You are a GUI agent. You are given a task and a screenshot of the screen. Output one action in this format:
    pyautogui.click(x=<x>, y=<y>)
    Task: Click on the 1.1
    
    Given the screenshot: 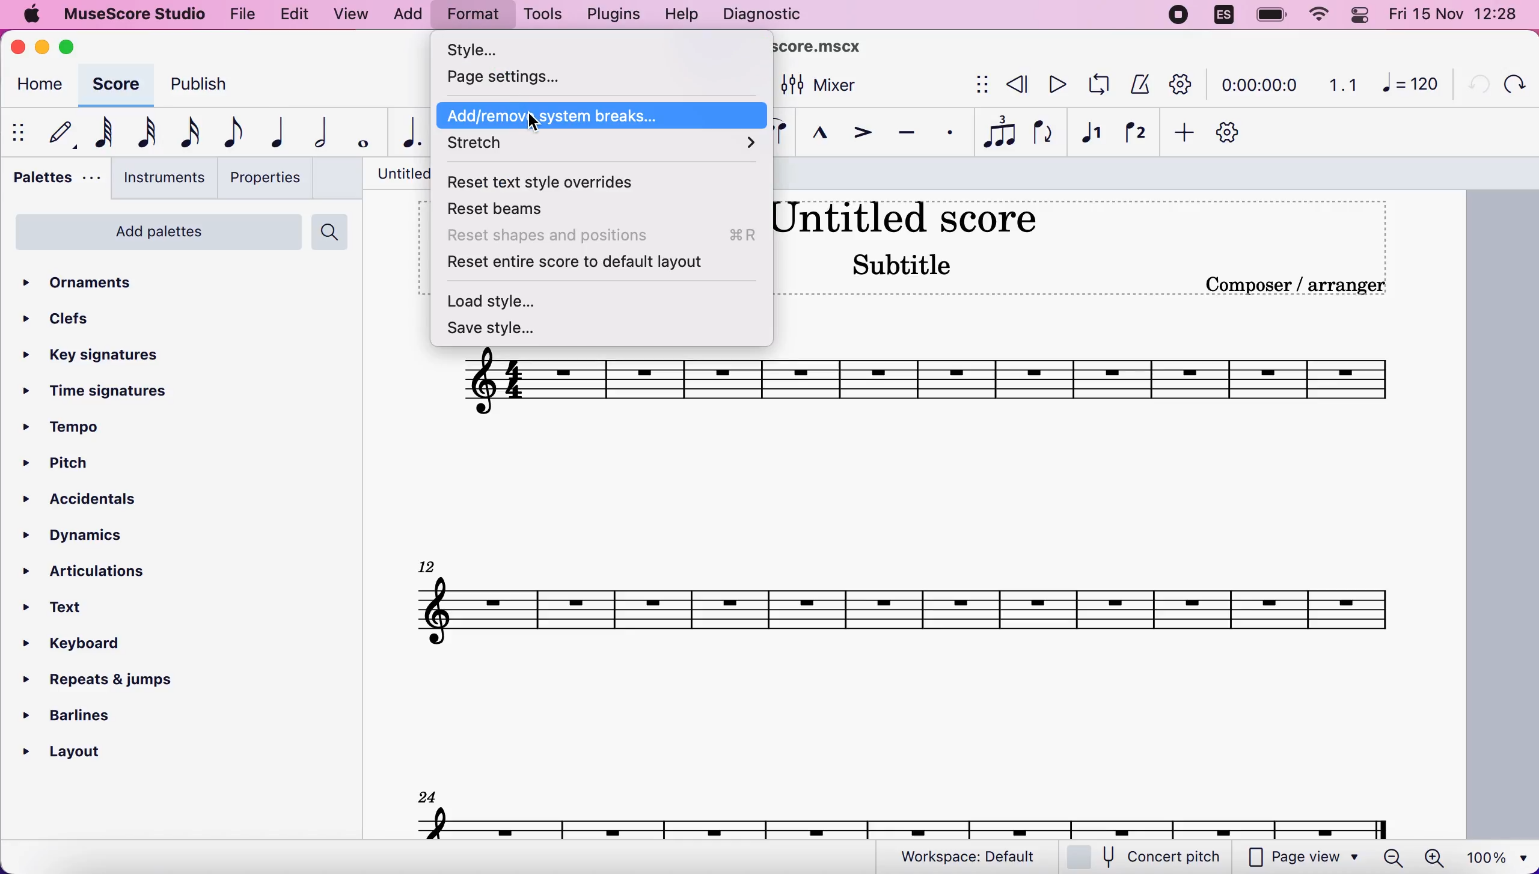 What is the action you would take?
    pyautogui.click(x=1343, y=84)
    